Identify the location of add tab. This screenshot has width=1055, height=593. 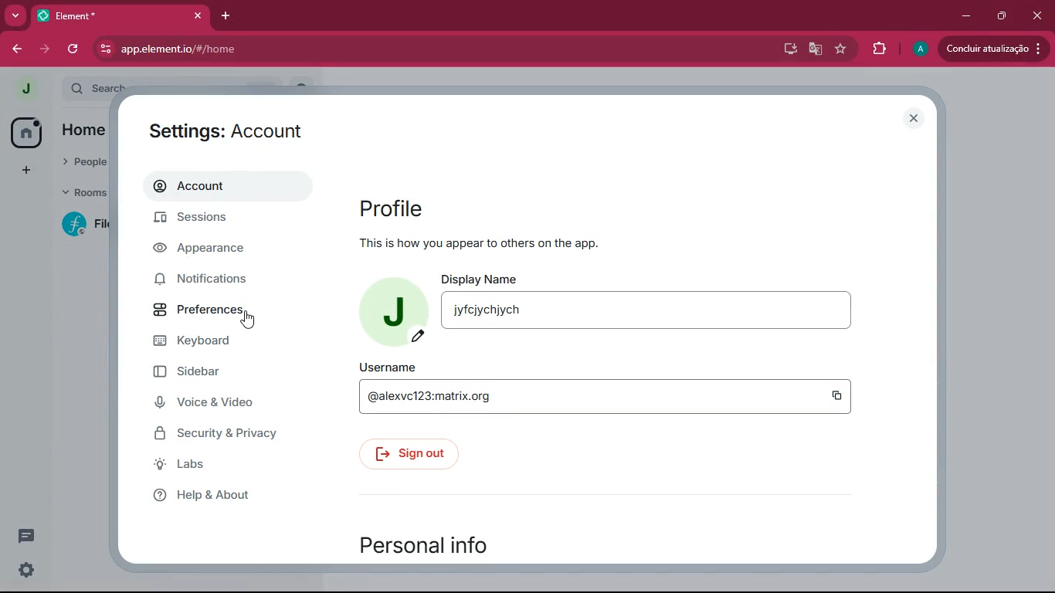
(229, 16).